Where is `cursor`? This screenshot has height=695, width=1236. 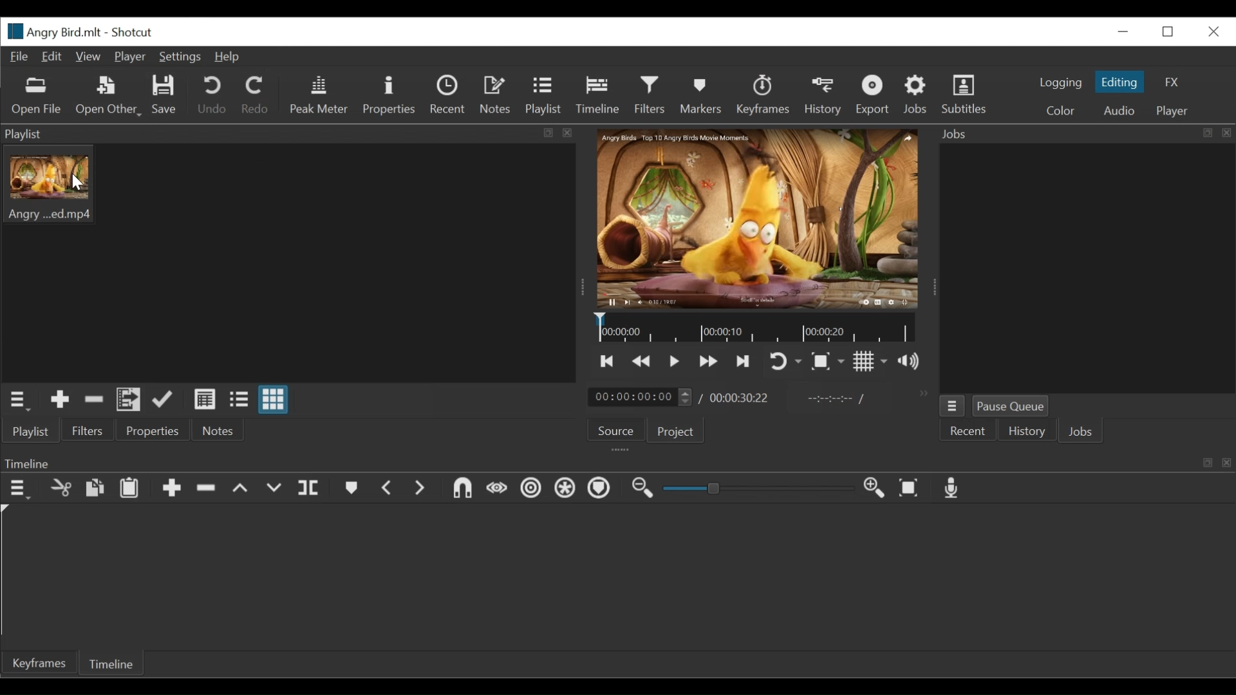
cursor is located at coordinates (80, 184).